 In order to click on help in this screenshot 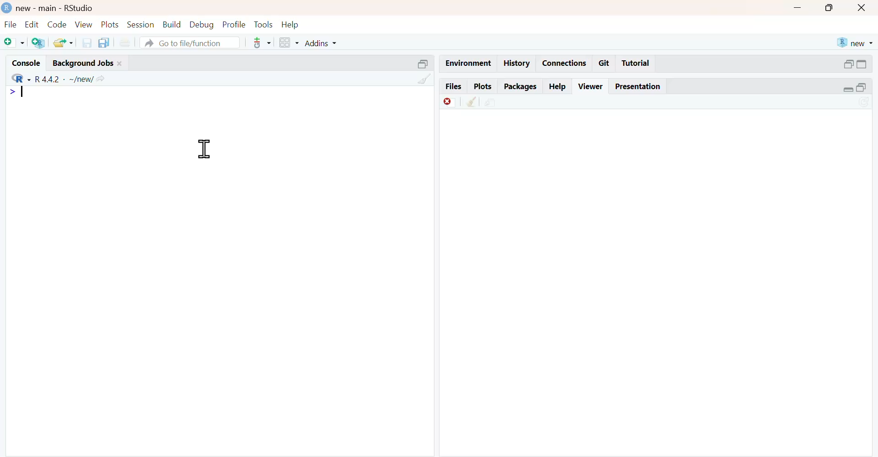, I will do `click(290, 26)`.